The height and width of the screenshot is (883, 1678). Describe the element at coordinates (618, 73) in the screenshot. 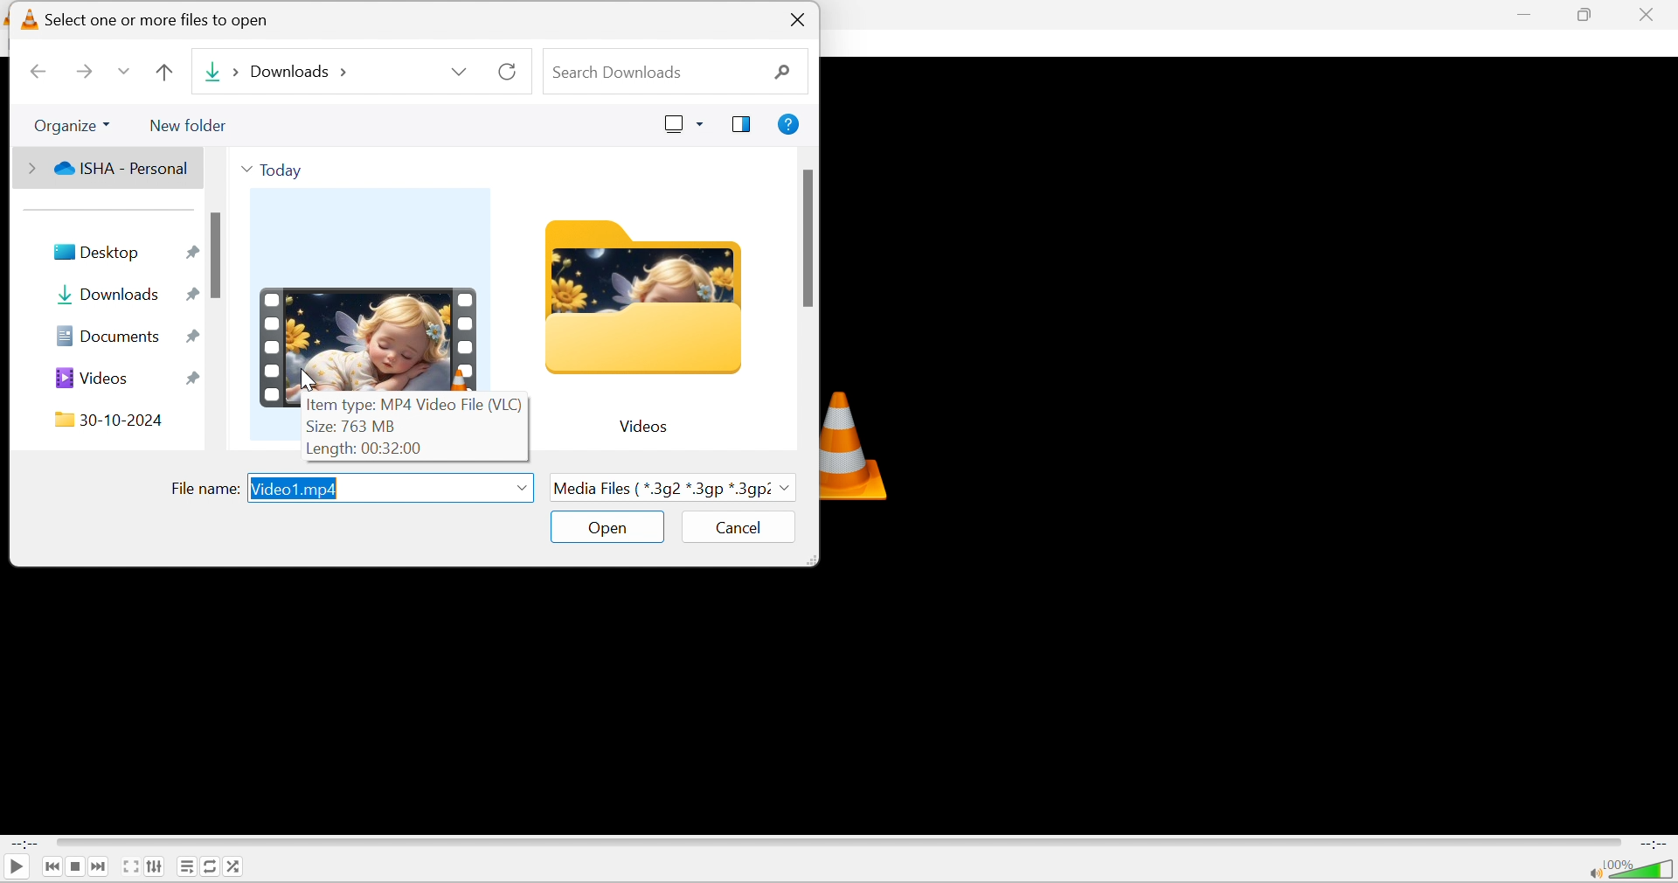

I see `Search downloads` at that location.